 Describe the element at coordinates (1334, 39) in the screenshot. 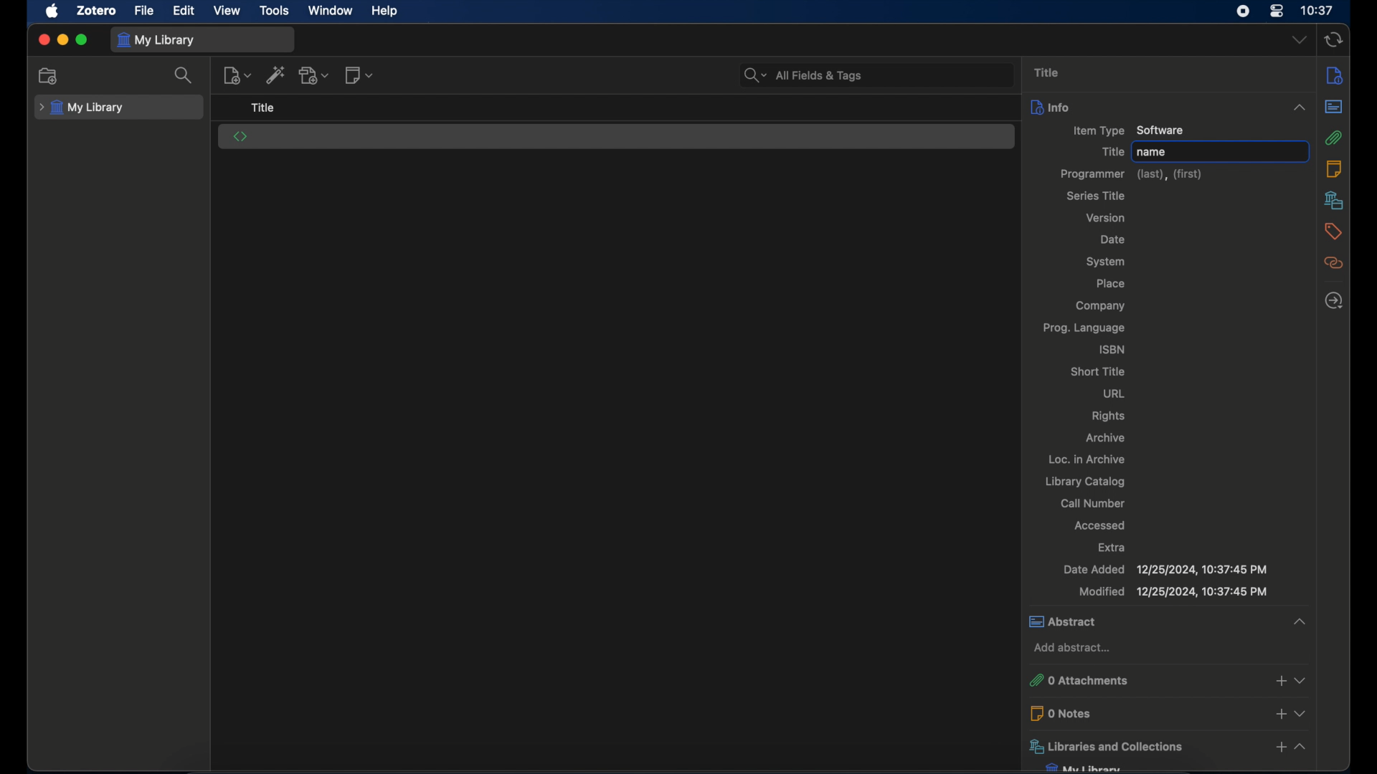

I see `sync` at that location.